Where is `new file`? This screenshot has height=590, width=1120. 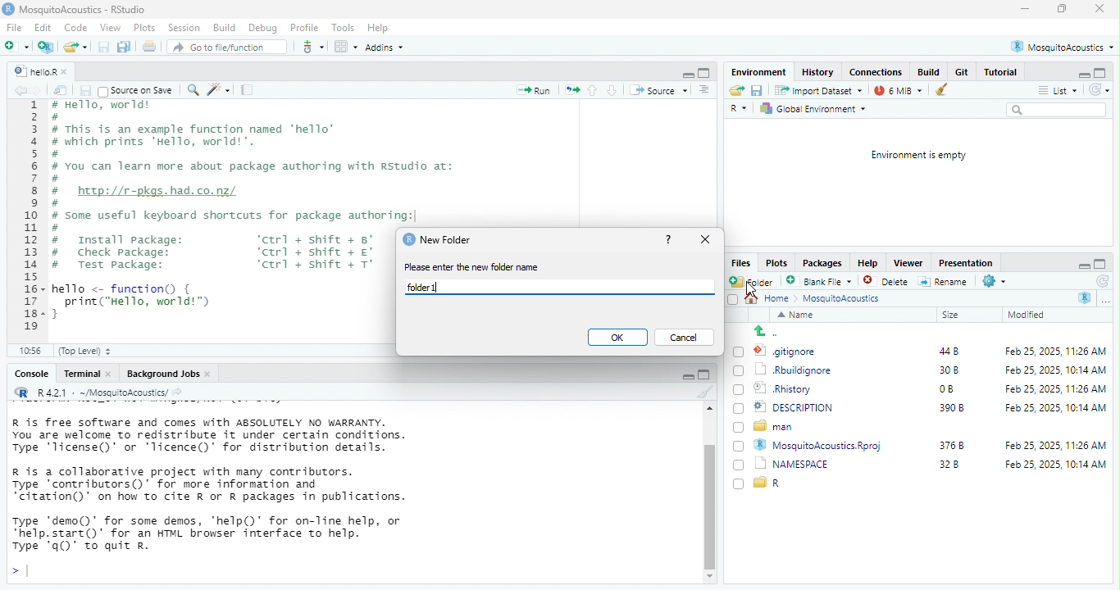 new file is located at coordinates (19, 46).